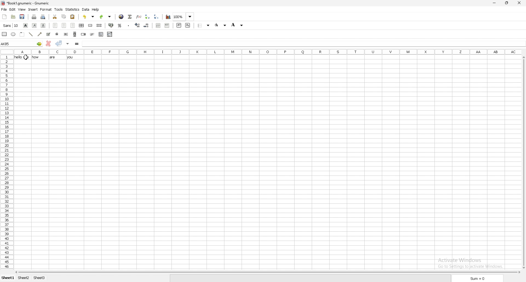  Describe the element at coordinates (13, 9) in the screenshot. I see `edit` at that location.